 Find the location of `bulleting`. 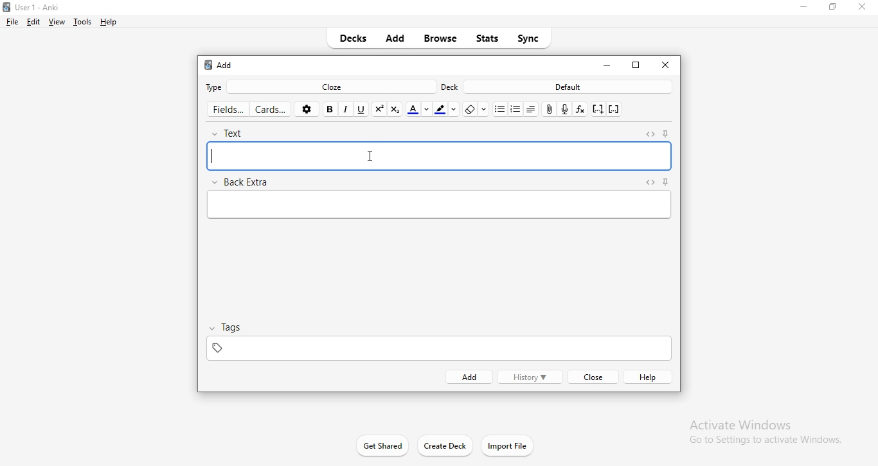

bulleting is located at coordinates (515, 108).